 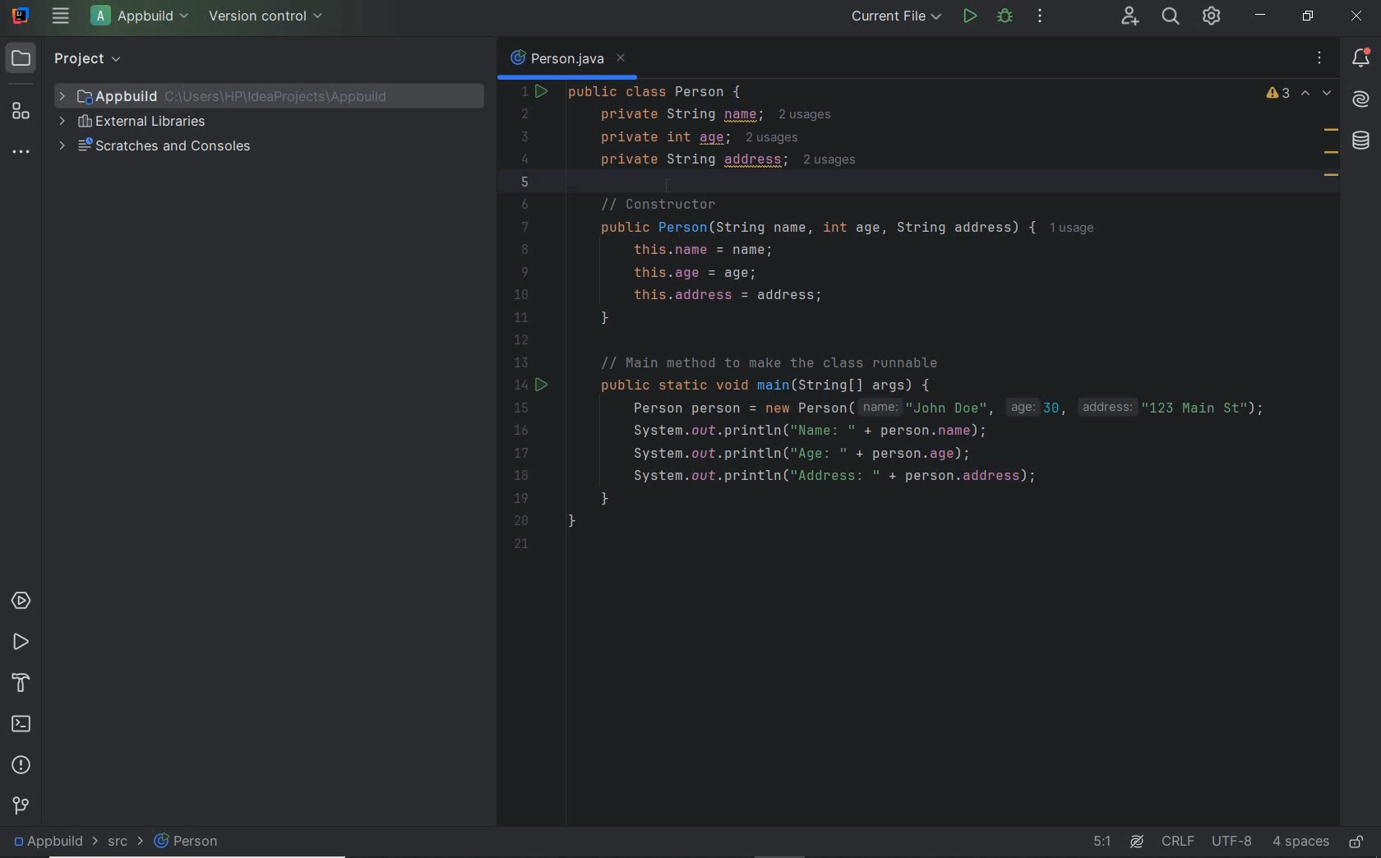 What do you see at coordinates (21, 600) in the screenshot?
I see `services` at bounding box center [21, 600].